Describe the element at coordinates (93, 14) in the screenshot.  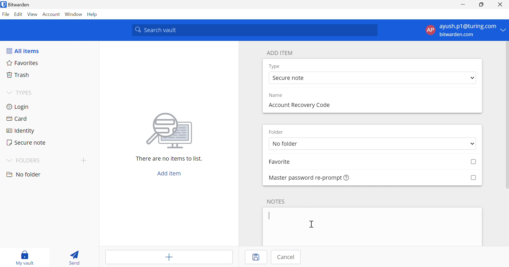
I see `Help` at that location.